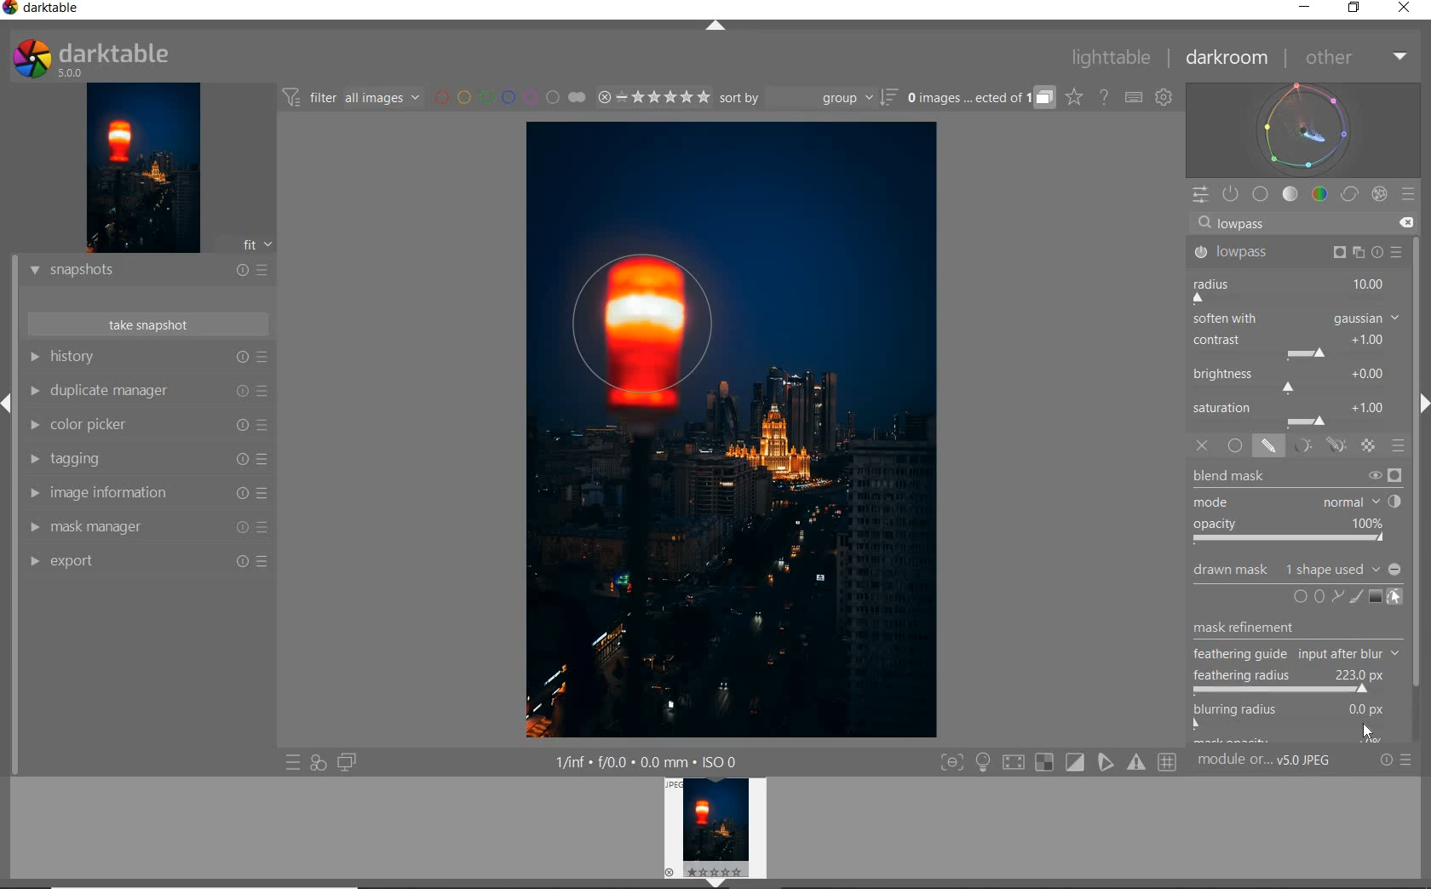 This screenshot has width=1431, height=889. What do you see at coordinates (1073, 99) in the screenshot?
I see `CLICK TO CHANGE THE OVERLAYS SHOWN ON THUMBNAILS` at bounding box center [1073, 99].